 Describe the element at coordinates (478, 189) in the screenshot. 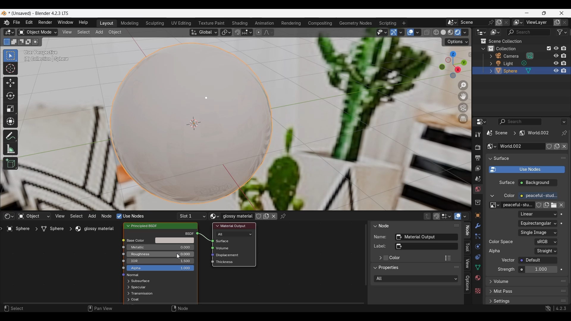

I see `World properties` at that location.